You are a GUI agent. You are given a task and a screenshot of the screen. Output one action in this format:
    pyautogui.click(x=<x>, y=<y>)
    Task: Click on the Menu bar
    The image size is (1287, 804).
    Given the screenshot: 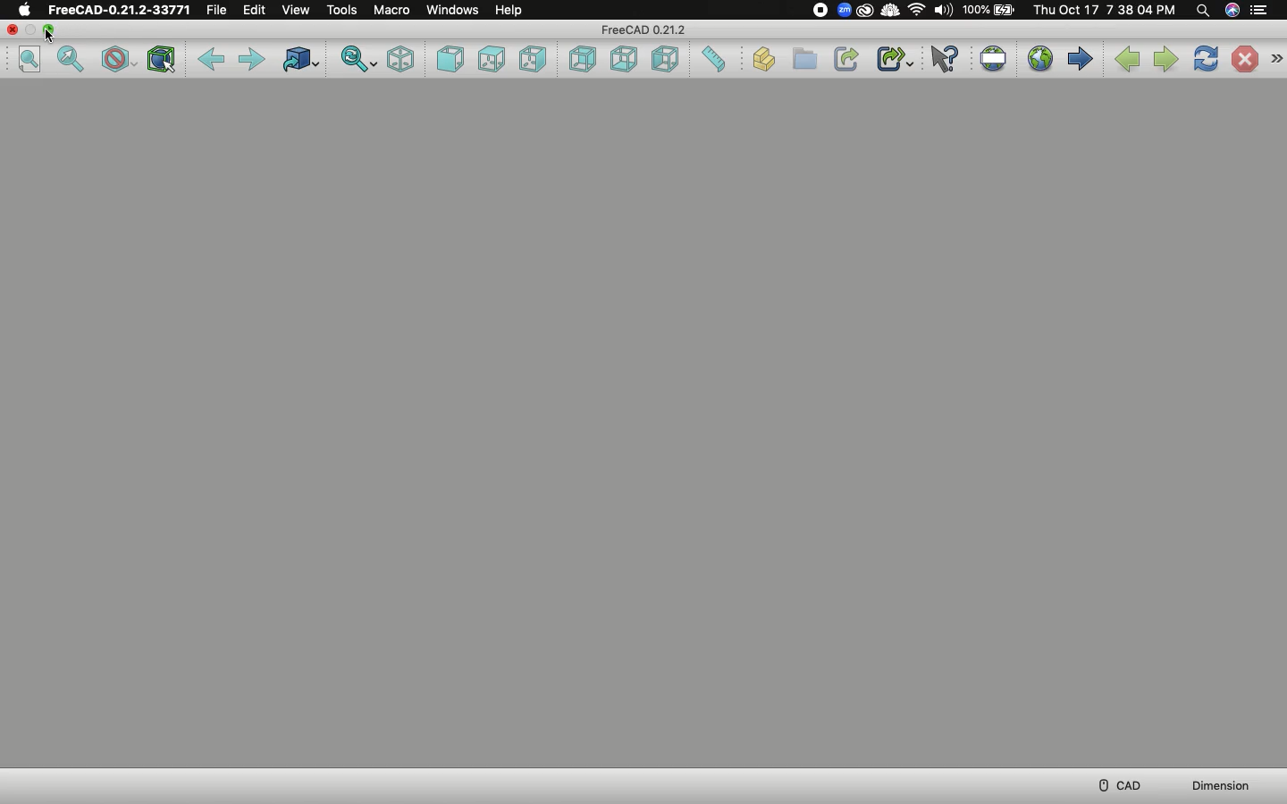 What is the action you would take?
    pyautogui.click(x=1258, y=10)
    